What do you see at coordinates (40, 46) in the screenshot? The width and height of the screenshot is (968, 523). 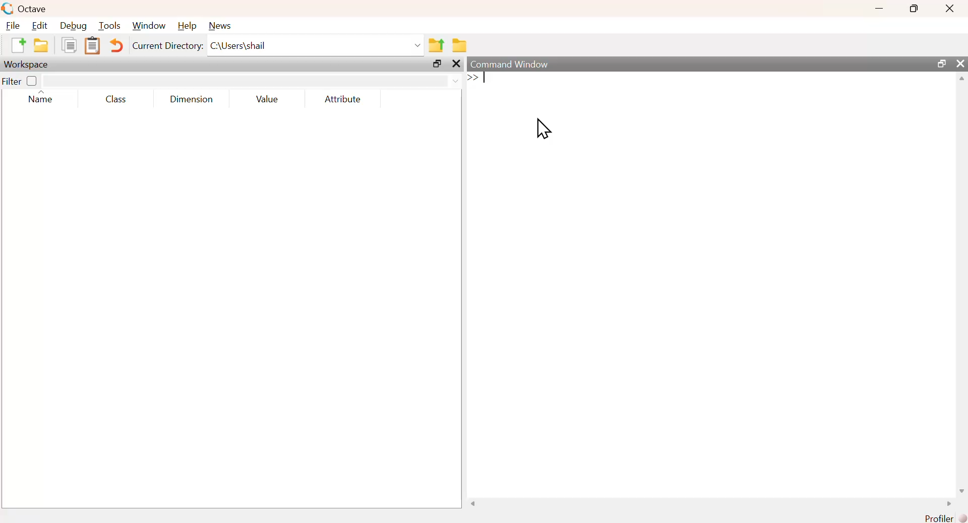 I see `open an existing file in editor` at bounding box center [40, 46].